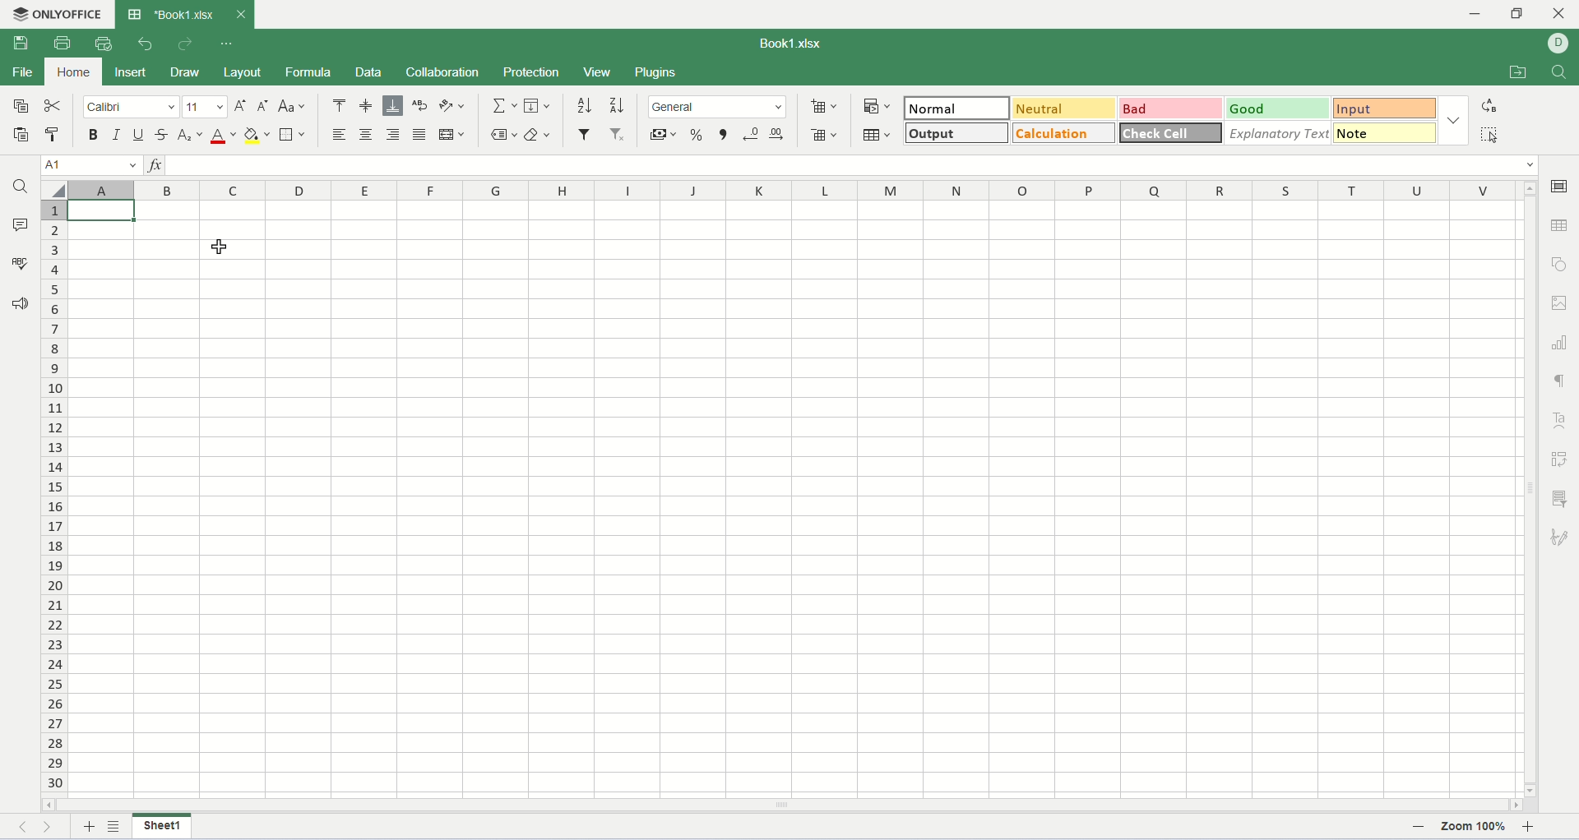 This screenshot has width=1579, height=840. I want to click on output, so click(959, 132).